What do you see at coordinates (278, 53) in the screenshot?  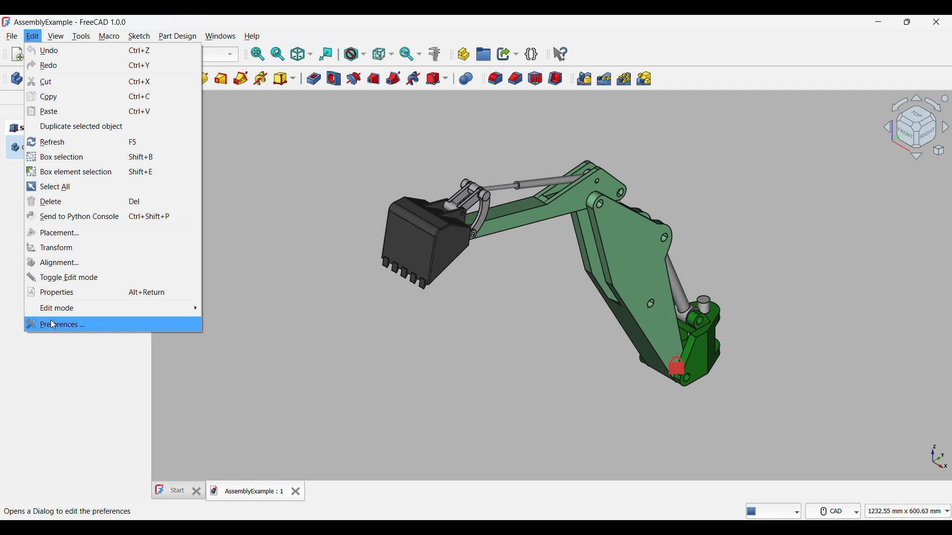 I see `Fit selection` at bounding box center [278, 53].